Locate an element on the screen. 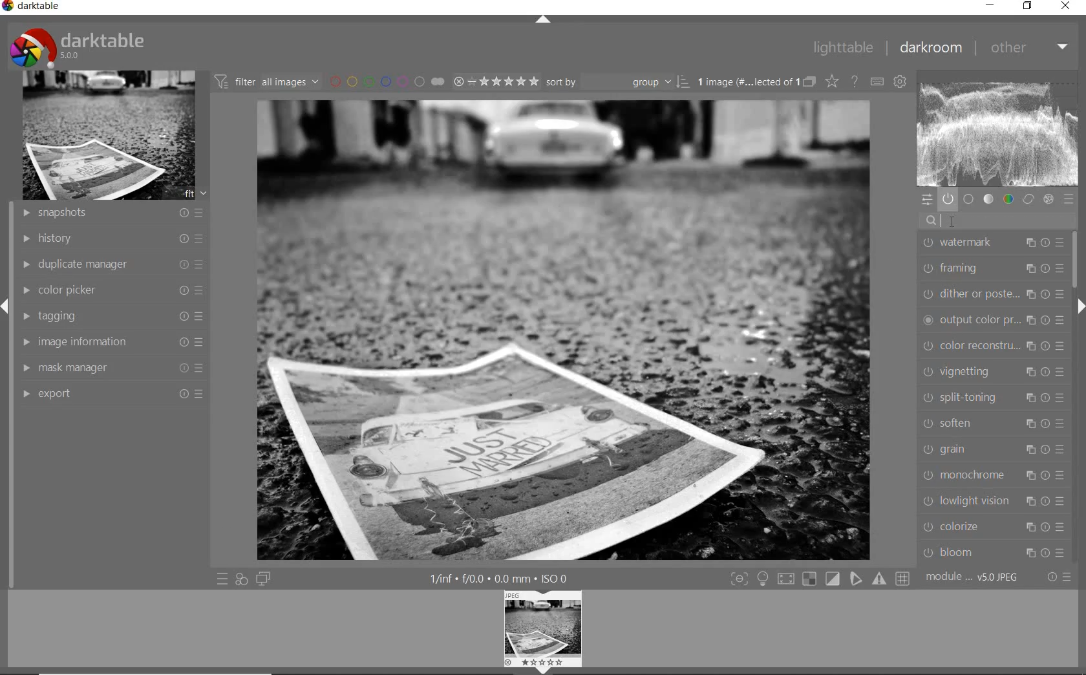 The image size is (1086, 675). framing is located at coordinates (992, 269).